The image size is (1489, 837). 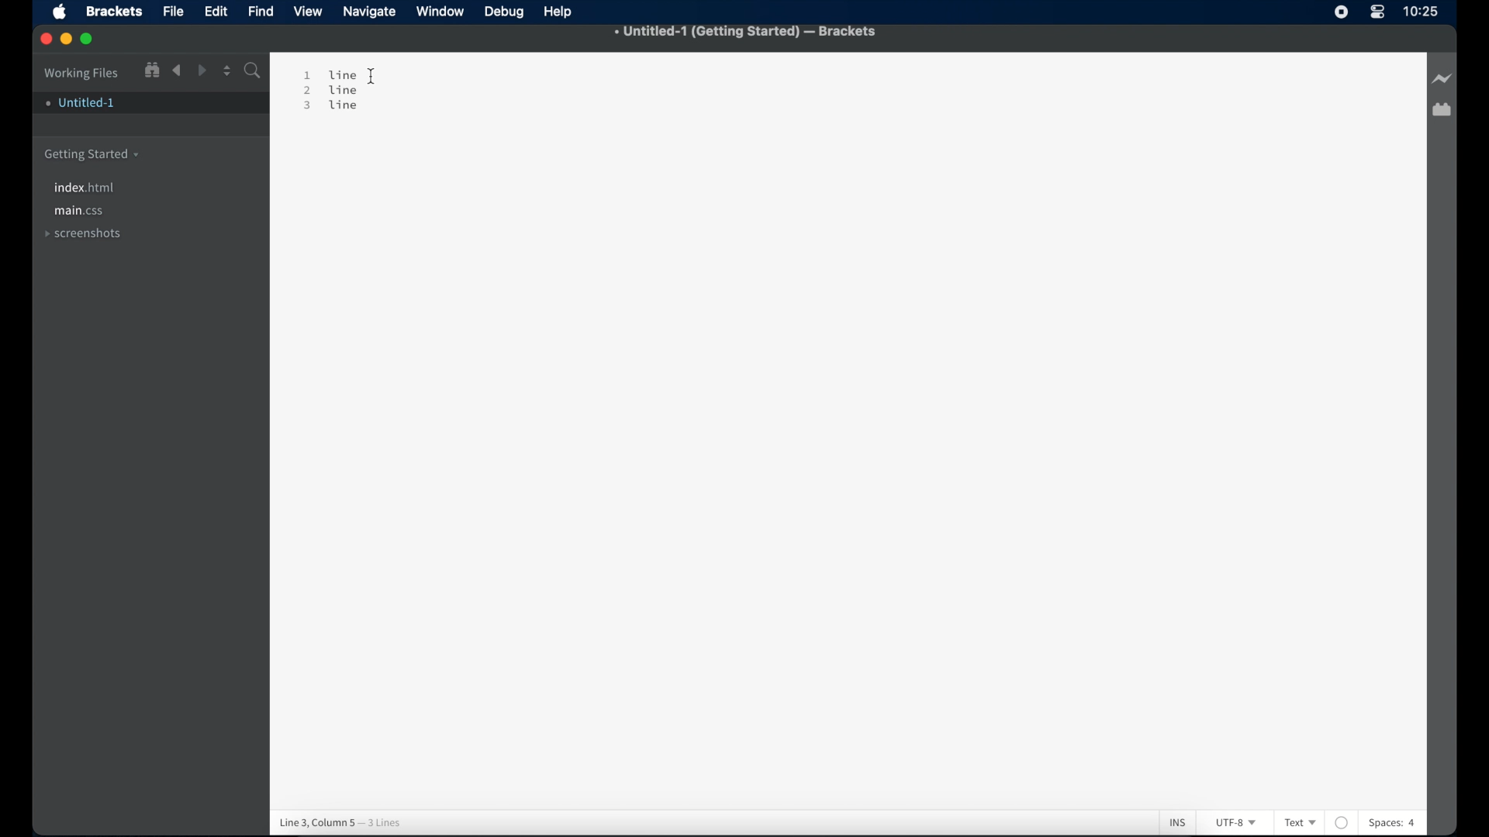 I want to click on split the editor vertically or horizontally, so click(x=227, y=71).